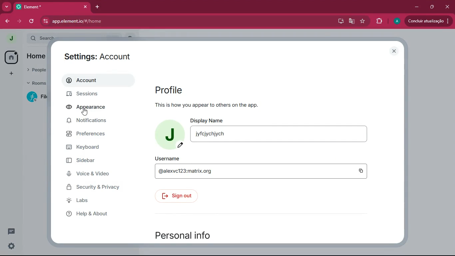  What do you see at coordinates (32, 21) in the screenshot?
I see `refresh` at bounding box center [32, 21].